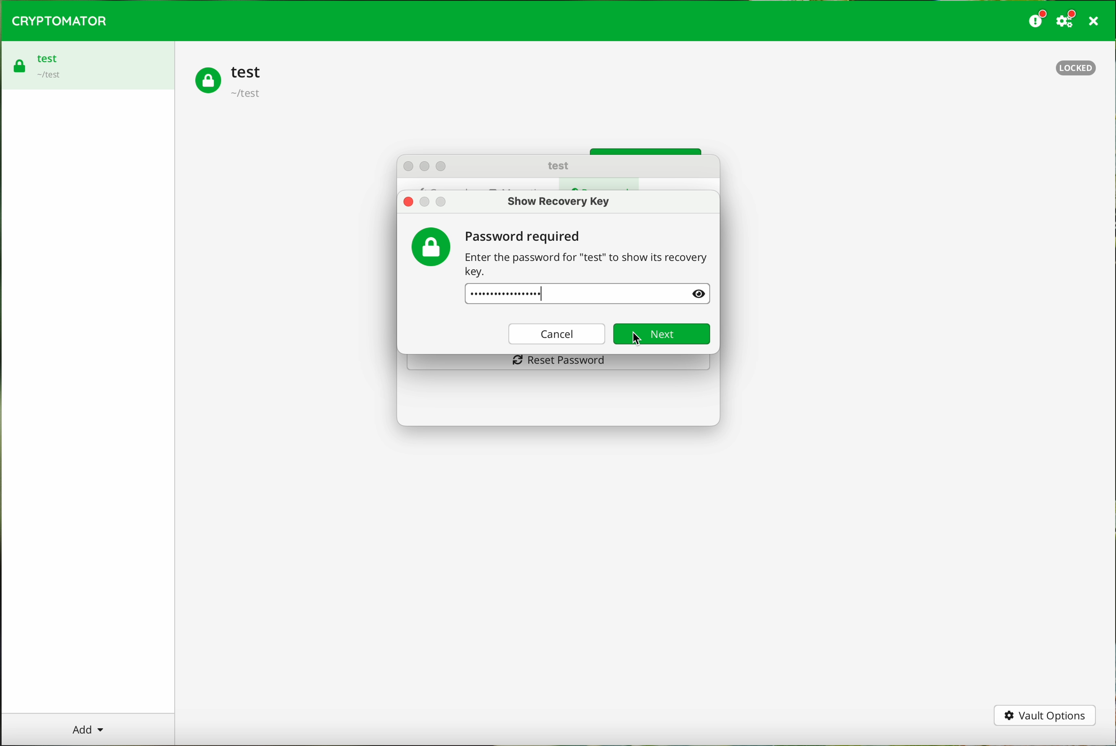 The width and height of the screenshot is (1116, 746). What do you see at coordinates (559, 166) in the screenshot?
I see `test` at bounding box center [559, 166].